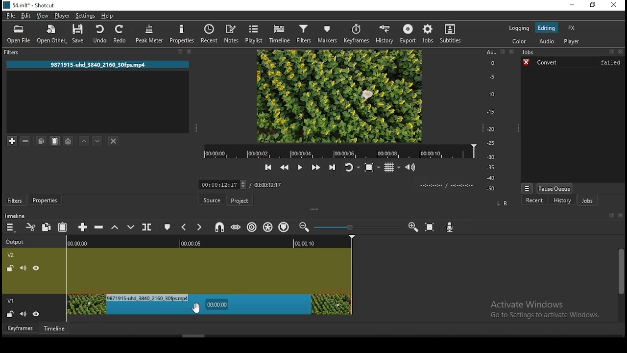 This screenshot has width=627, height=353. I want to click on playlist, so click(255, 33).